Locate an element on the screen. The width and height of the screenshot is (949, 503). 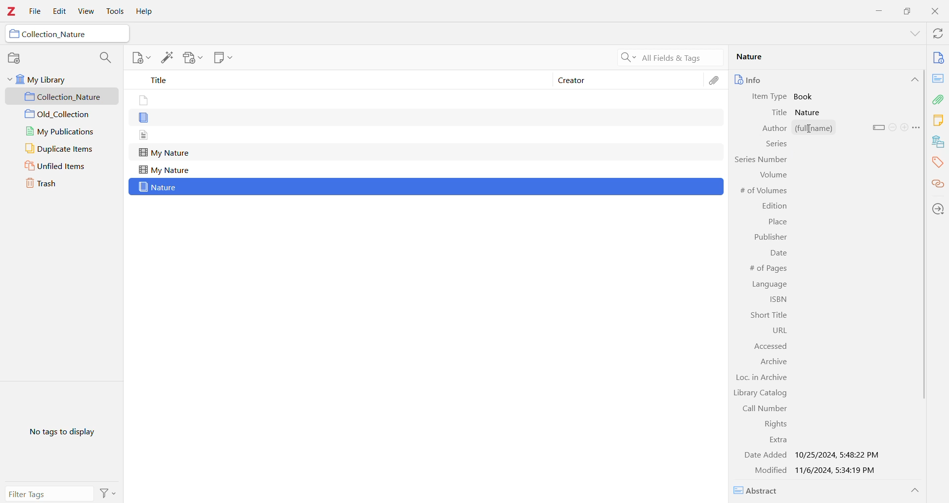
Libraries and Colections is located at coordinates (938, 143).